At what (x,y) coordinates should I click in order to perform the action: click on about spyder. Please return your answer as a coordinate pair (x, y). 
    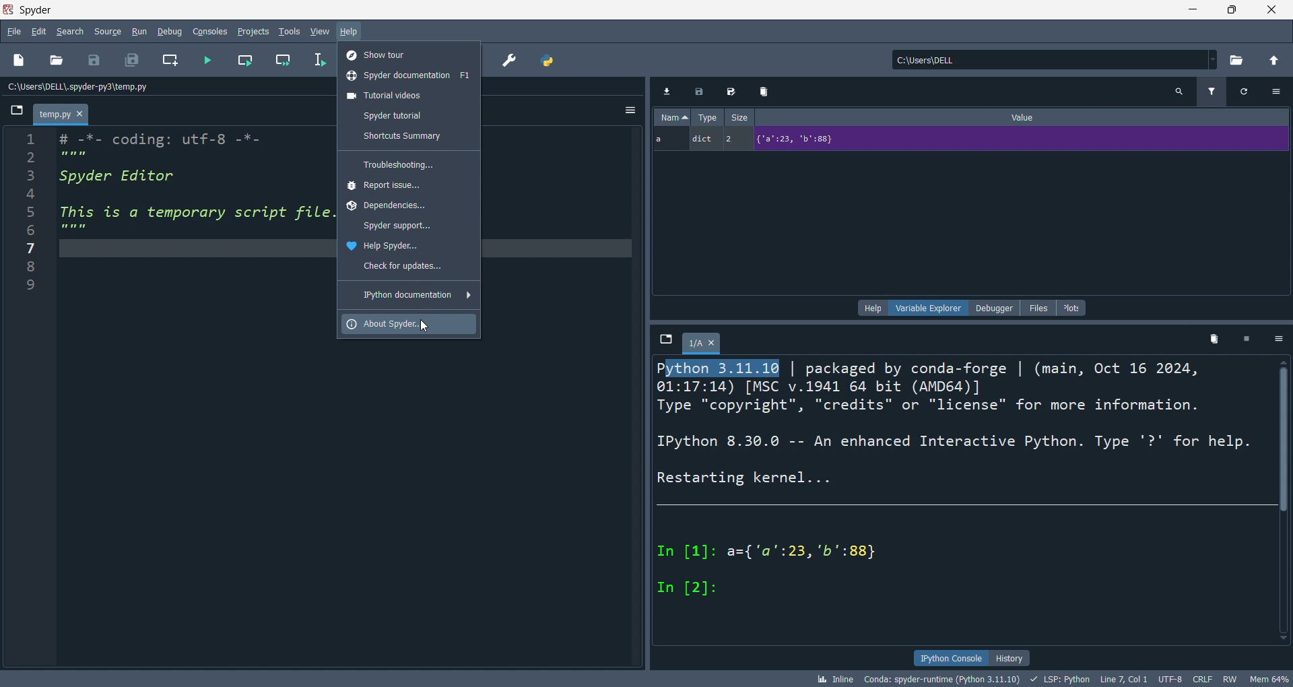
    Looking at the image, I should click on (408, 325).